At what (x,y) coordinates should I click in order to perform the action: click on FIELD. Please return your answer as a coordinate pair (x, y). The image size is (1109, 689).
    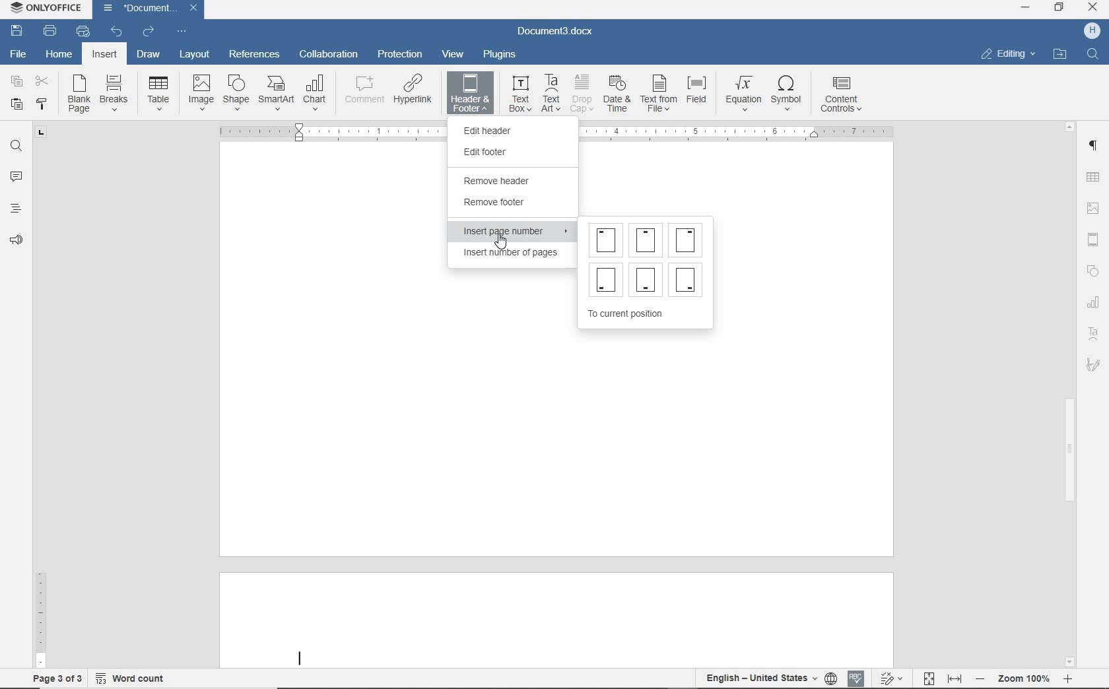
    Looking at the image, I should click on (700, 94).